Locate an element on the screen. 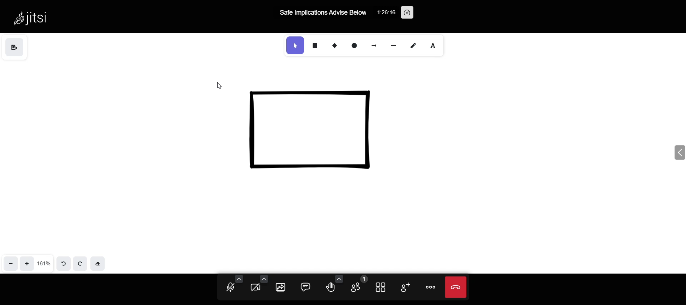 This screenshot has width=686, height=305. comment box is located at coordinates (306, 285).